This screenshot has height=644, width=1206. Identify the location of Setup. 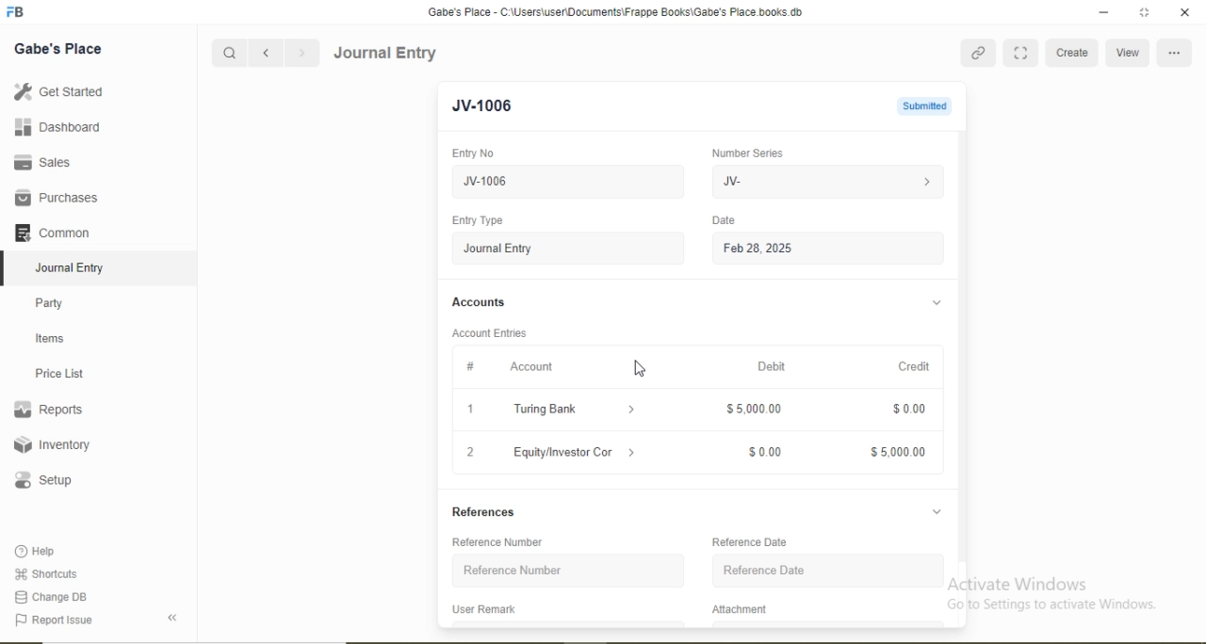
(42, 480).